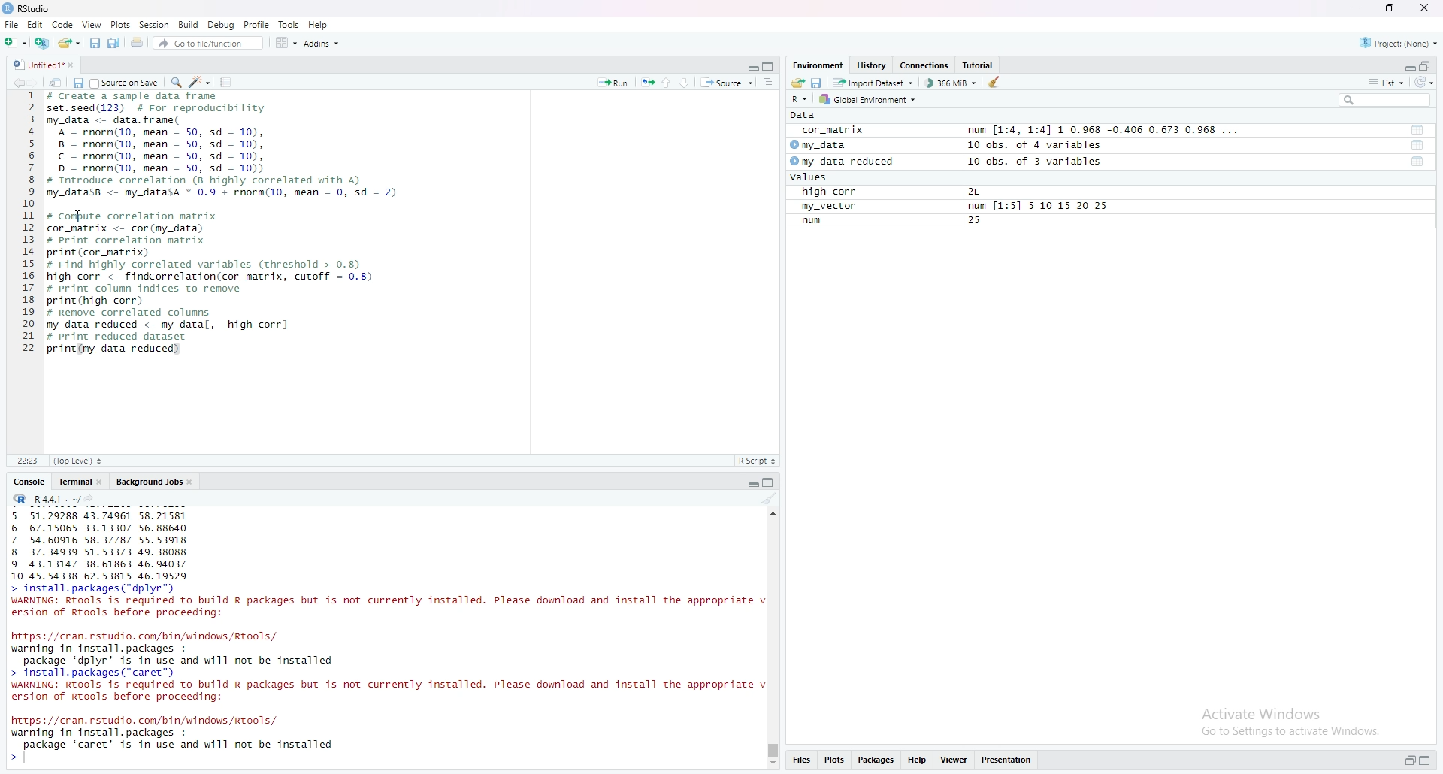  What do you see at coordinates (805, 114) in the screenshot?
I see `Data ` at bounding box center [805, 114].